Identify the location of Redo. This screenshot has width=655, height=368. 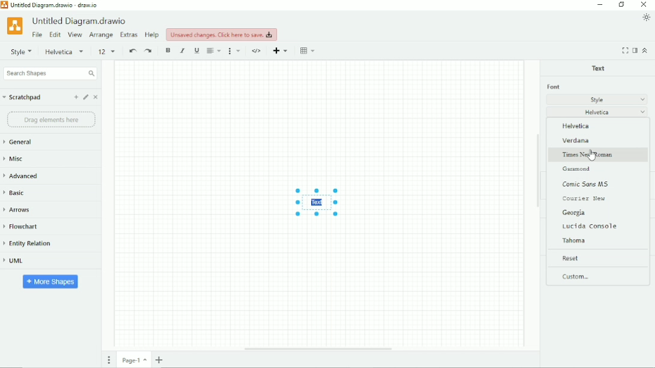
(150, 51).